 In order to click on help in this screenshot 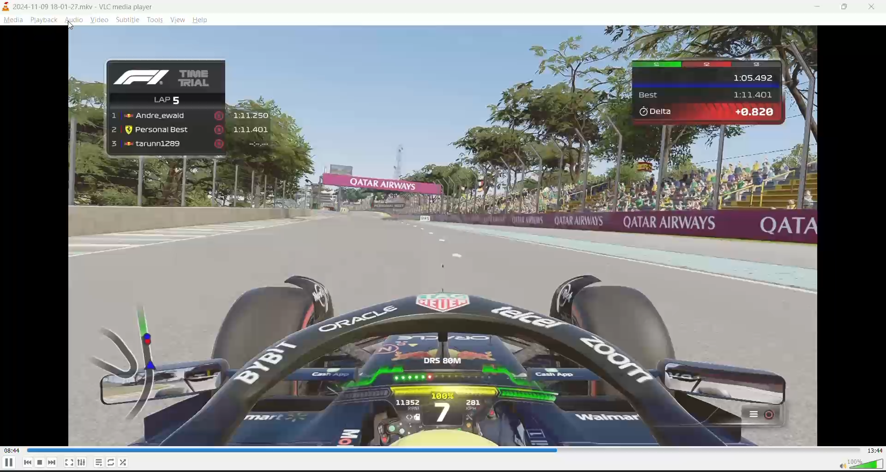, I will do `click(201, 20)`.